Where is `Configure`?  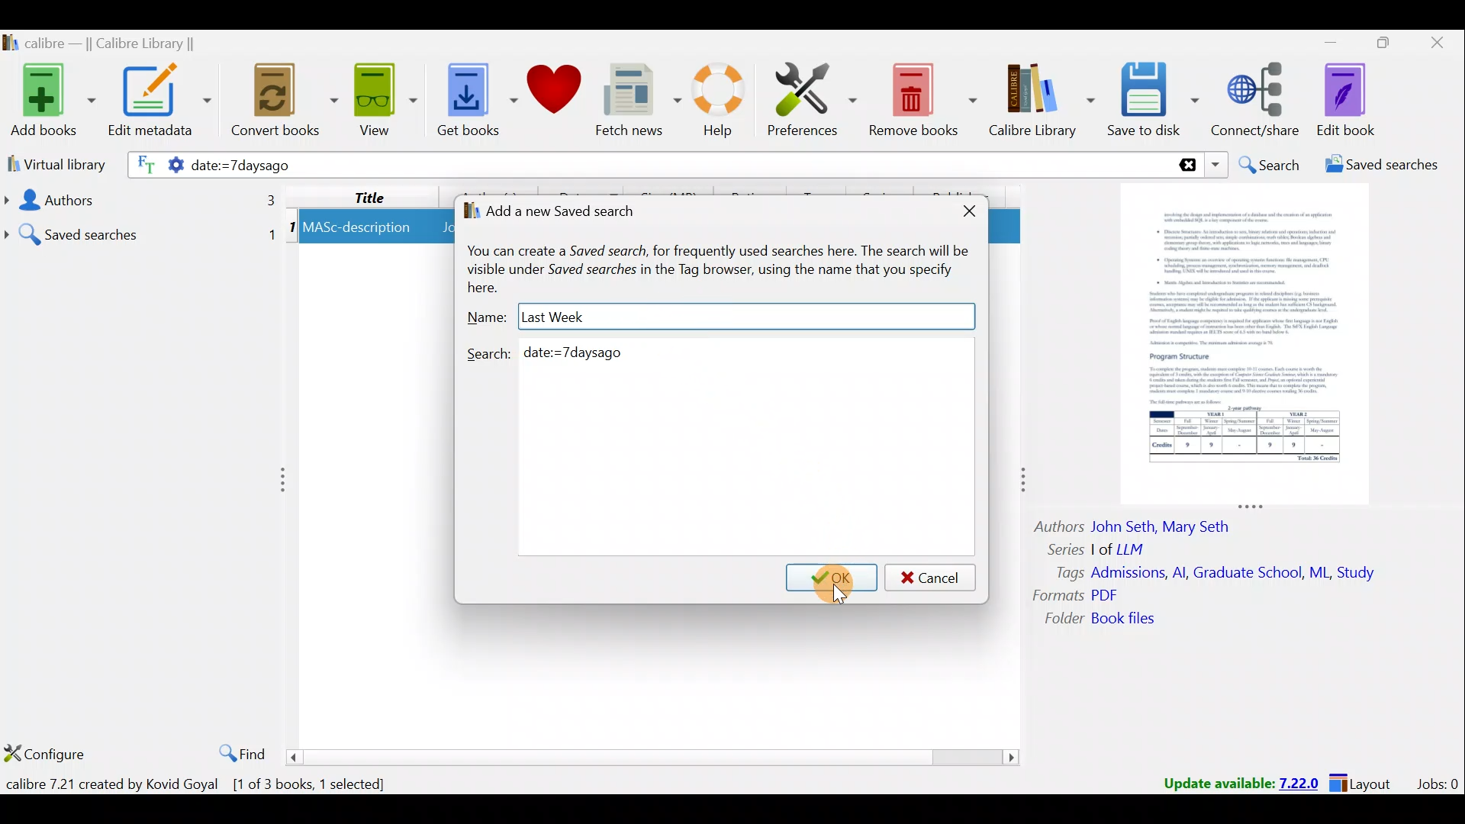 Configure is located at coordinates (46, 754).